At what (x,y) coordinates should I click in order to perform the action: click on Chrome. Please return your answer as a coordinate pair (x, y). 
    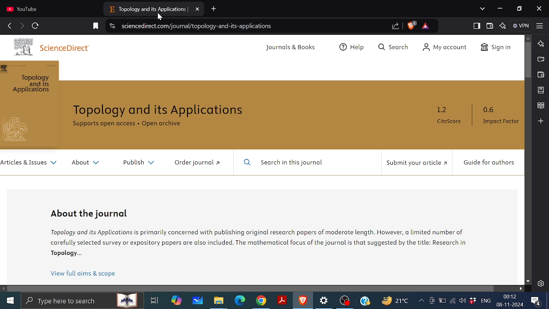
    Looking at the image, I should click on (261, 301).